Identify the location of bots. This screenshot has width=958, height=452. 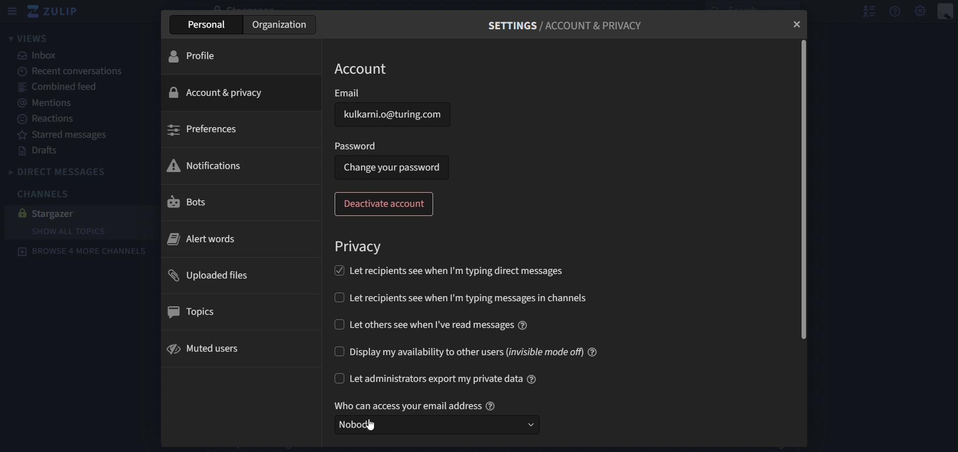
(191, 201).